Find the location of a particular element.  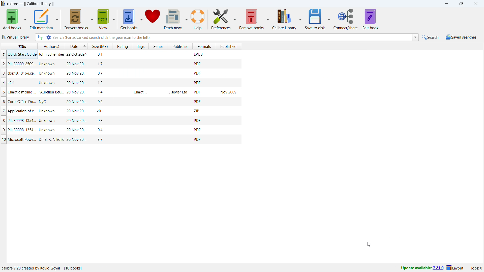

remove books is located at coordinates (252, 19).